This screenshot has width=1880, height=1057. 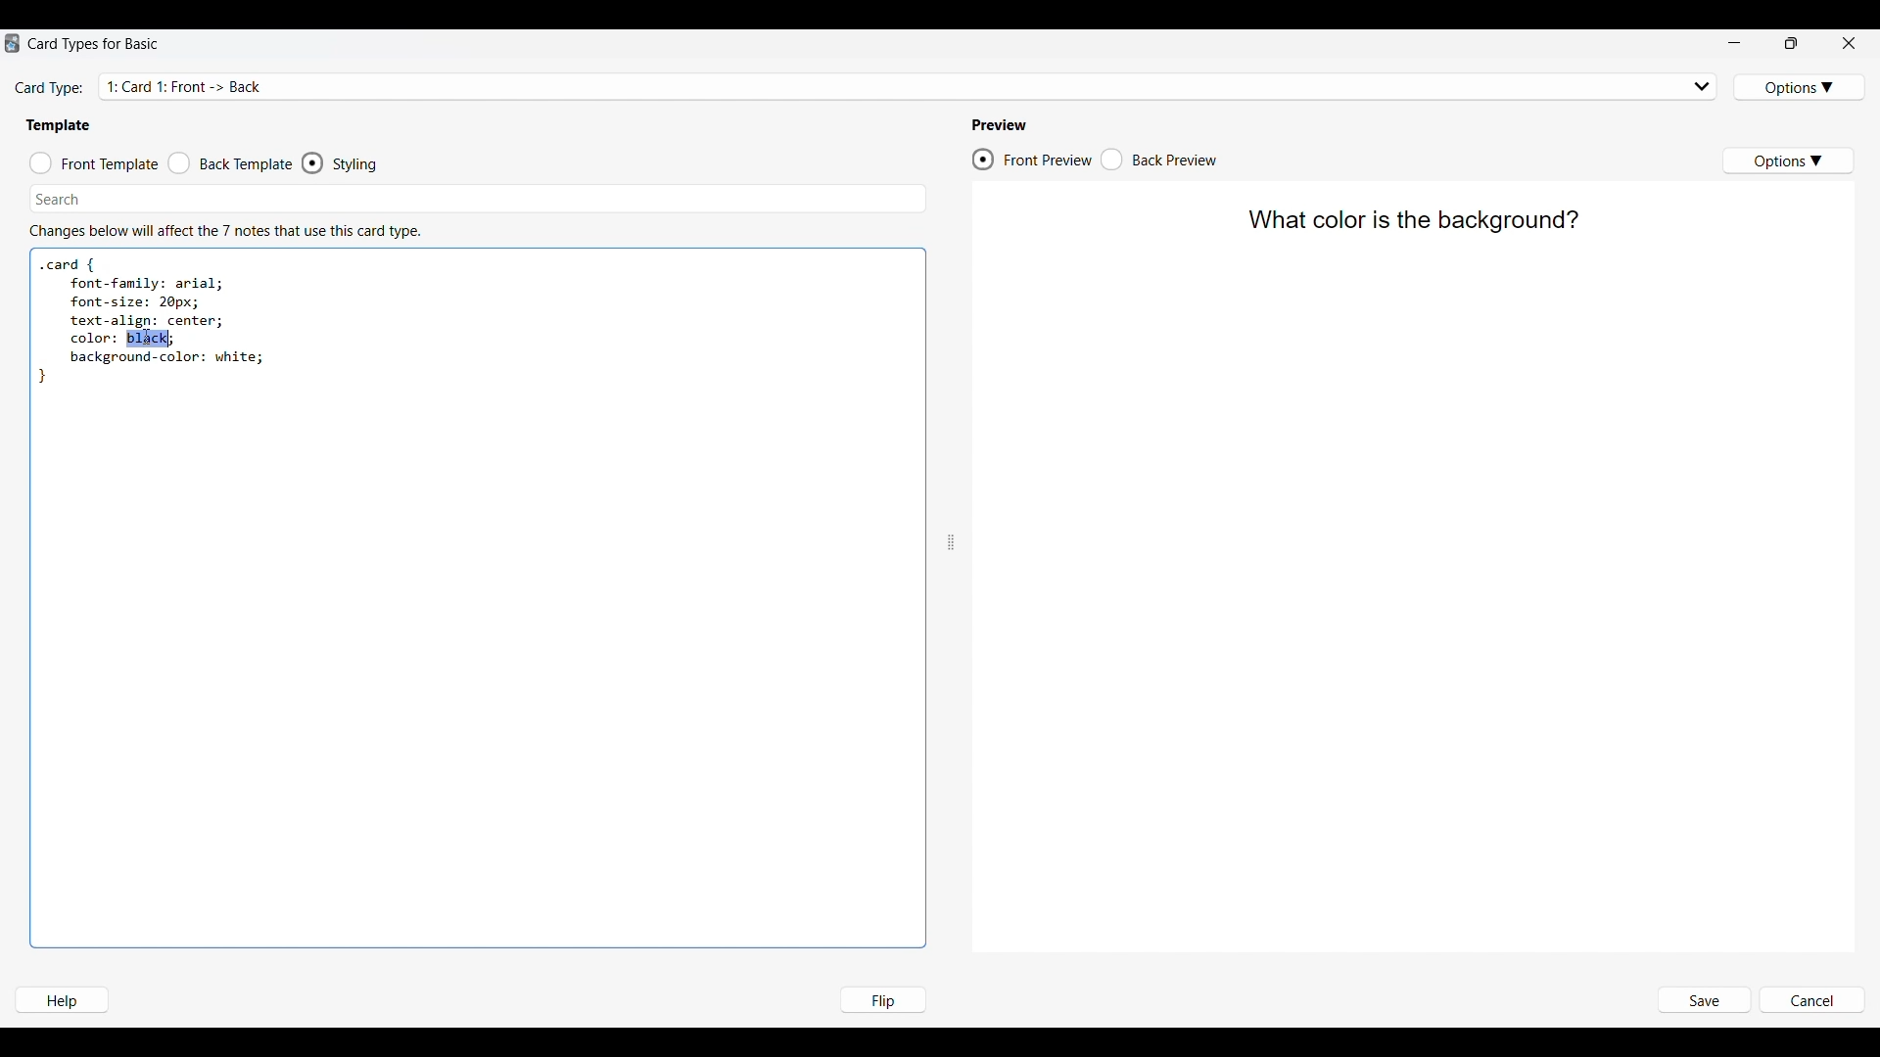 What do you see at coordinates (1801, 87) in the screenshot?
I see `Card type options` at bounding box center [1801, 87].